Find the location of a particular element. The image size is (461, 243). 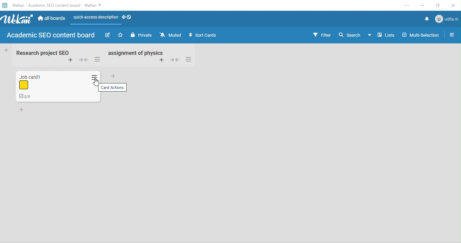

list name is located at coordinates (140, 53).